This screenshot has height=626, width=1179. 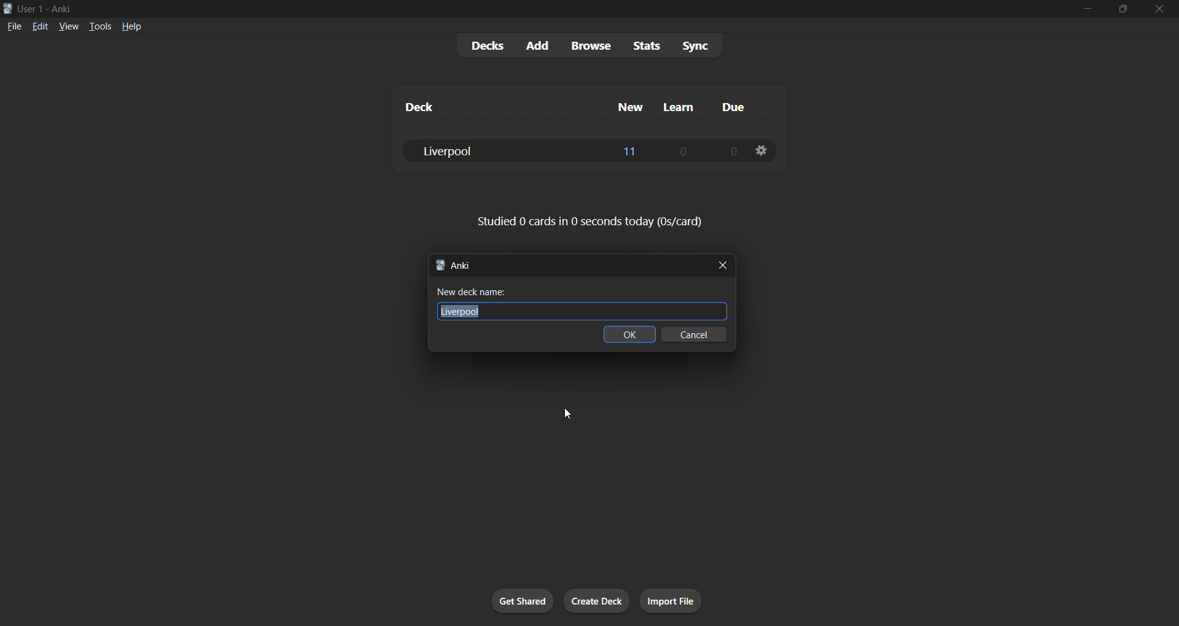 What do you see at coordinates (594, 222) in the screenshot?
I see `card stats` at bounding box center [594, 222].